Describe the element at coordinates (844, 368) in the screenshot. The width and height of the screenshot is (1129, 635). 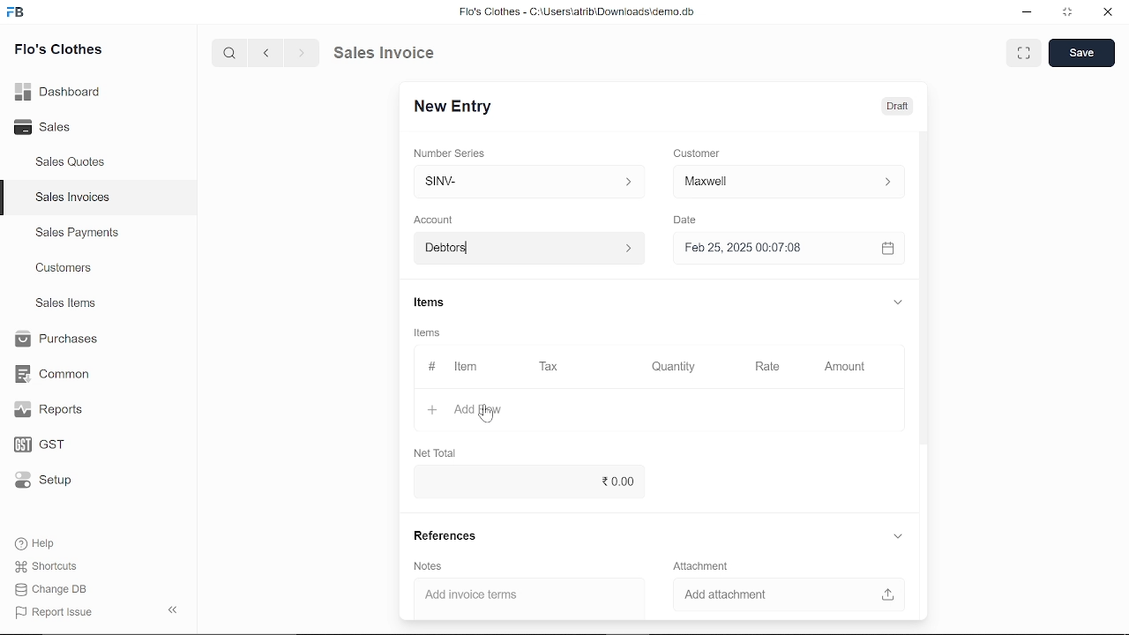
I see `Amount` at that location.